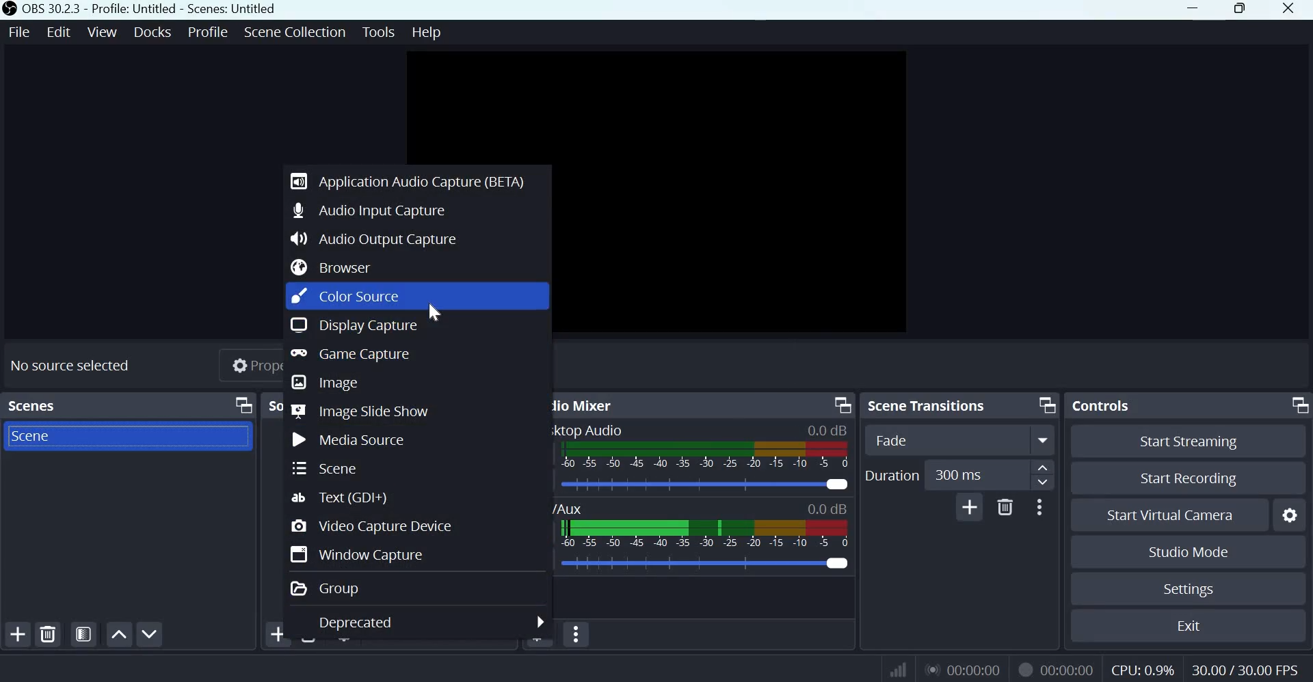  I want to click on Move scene down, so click(152, 635).